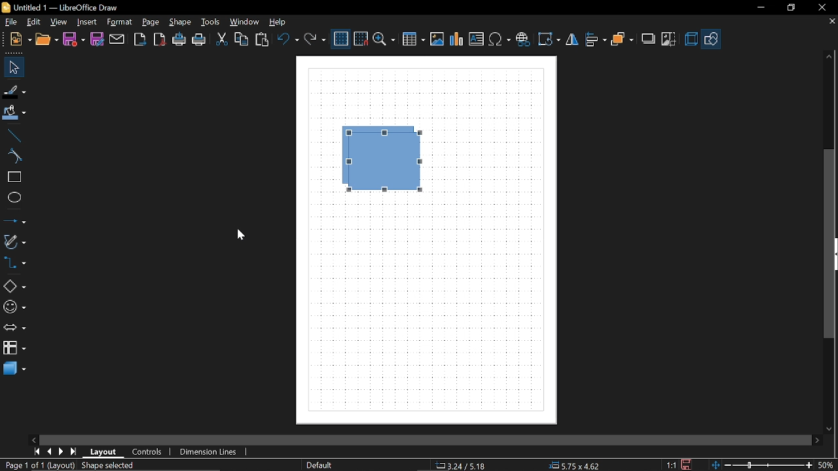 The height and width of the screenshot is (471, 838). Describe the element at coordinates (200, 41) in the screenshot. I see `Print` at that location.